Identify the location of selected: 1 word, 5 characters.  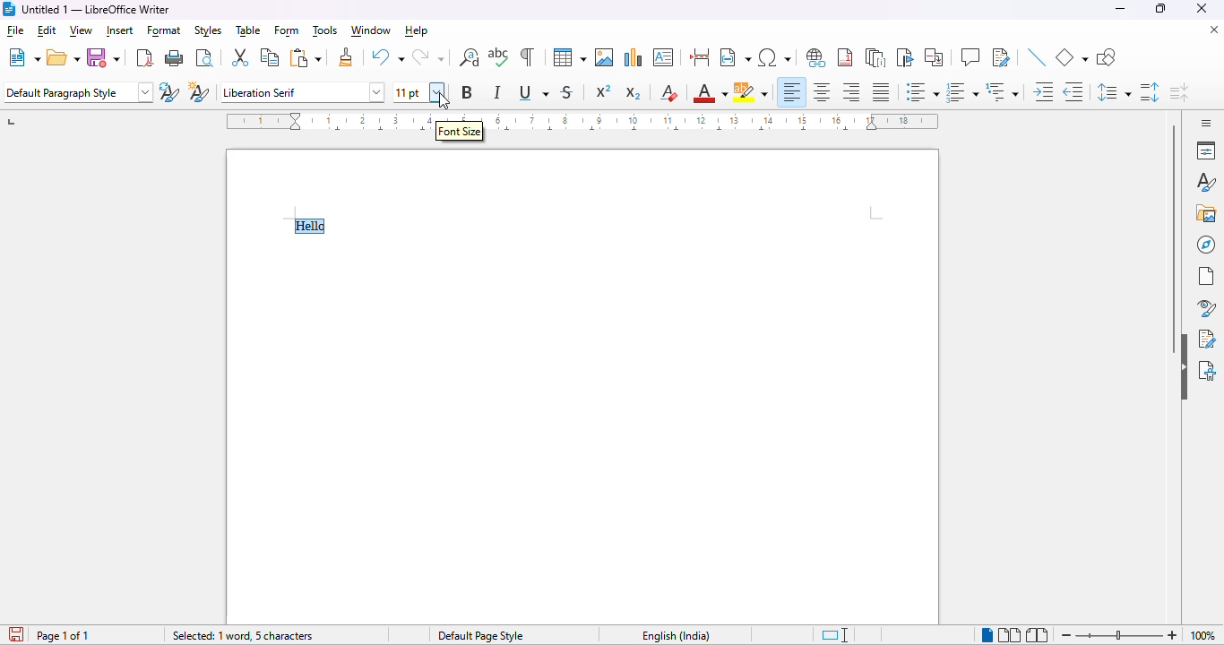
(242, 635).